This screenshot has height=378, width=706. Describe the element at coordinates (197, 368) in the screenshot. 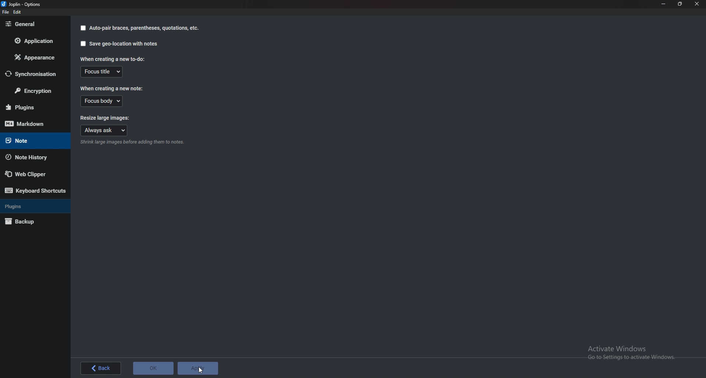

I see `Apply` at that location.